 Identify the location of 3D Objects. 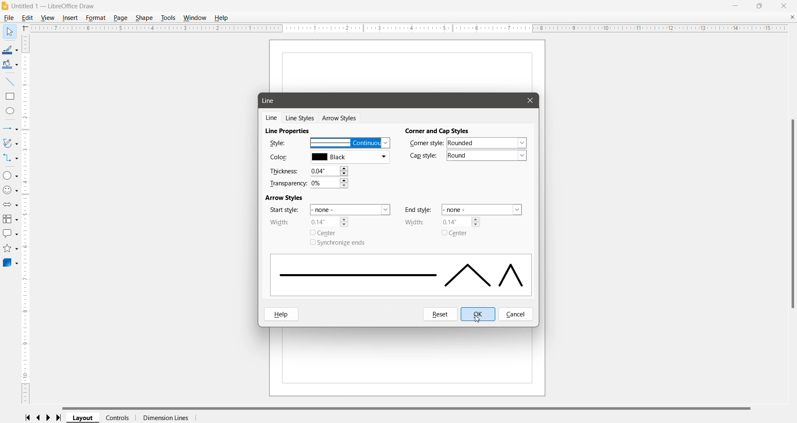
(10, 262).